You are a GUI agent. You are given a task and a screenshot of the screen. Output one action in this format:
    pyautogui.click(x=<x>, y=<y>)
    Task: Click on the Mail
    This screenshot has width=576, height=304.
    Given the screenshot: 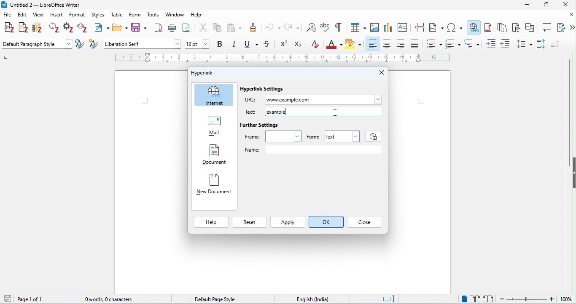 What is the action you would take?
    pyautogui.click(x=214, y=124)
    